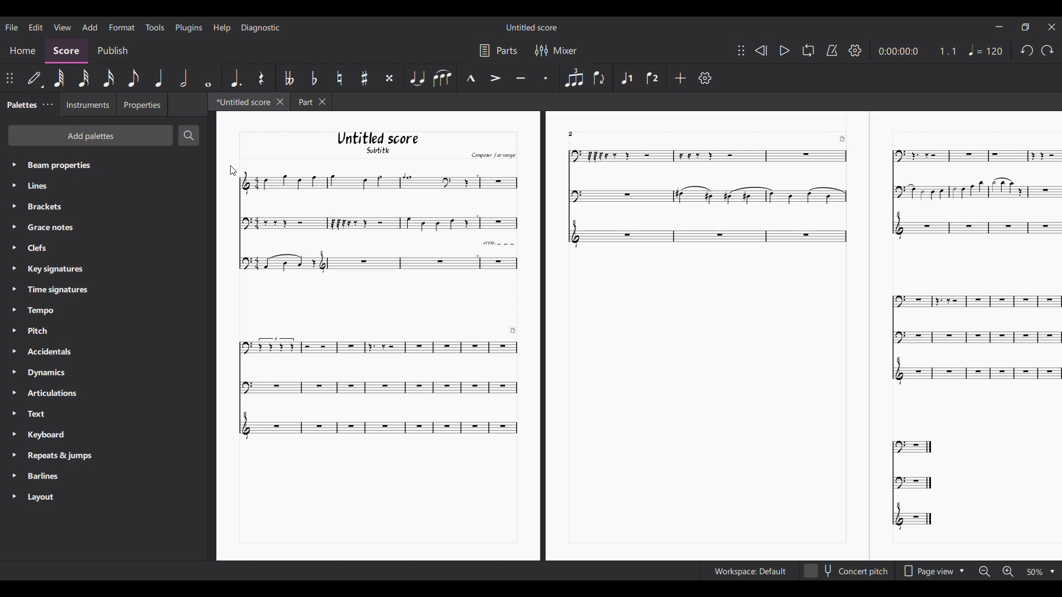  What do you see at coordinates (975, 373) in the screenshot?
I see `` at bounding box center [975, 373].